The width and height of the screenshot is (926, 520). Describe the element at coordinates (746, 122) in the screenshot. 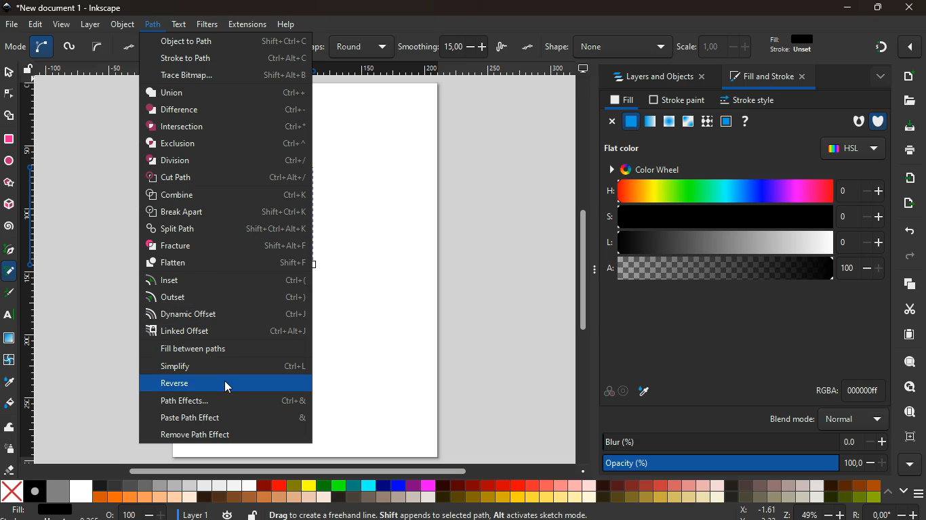

I see `help` at that location.